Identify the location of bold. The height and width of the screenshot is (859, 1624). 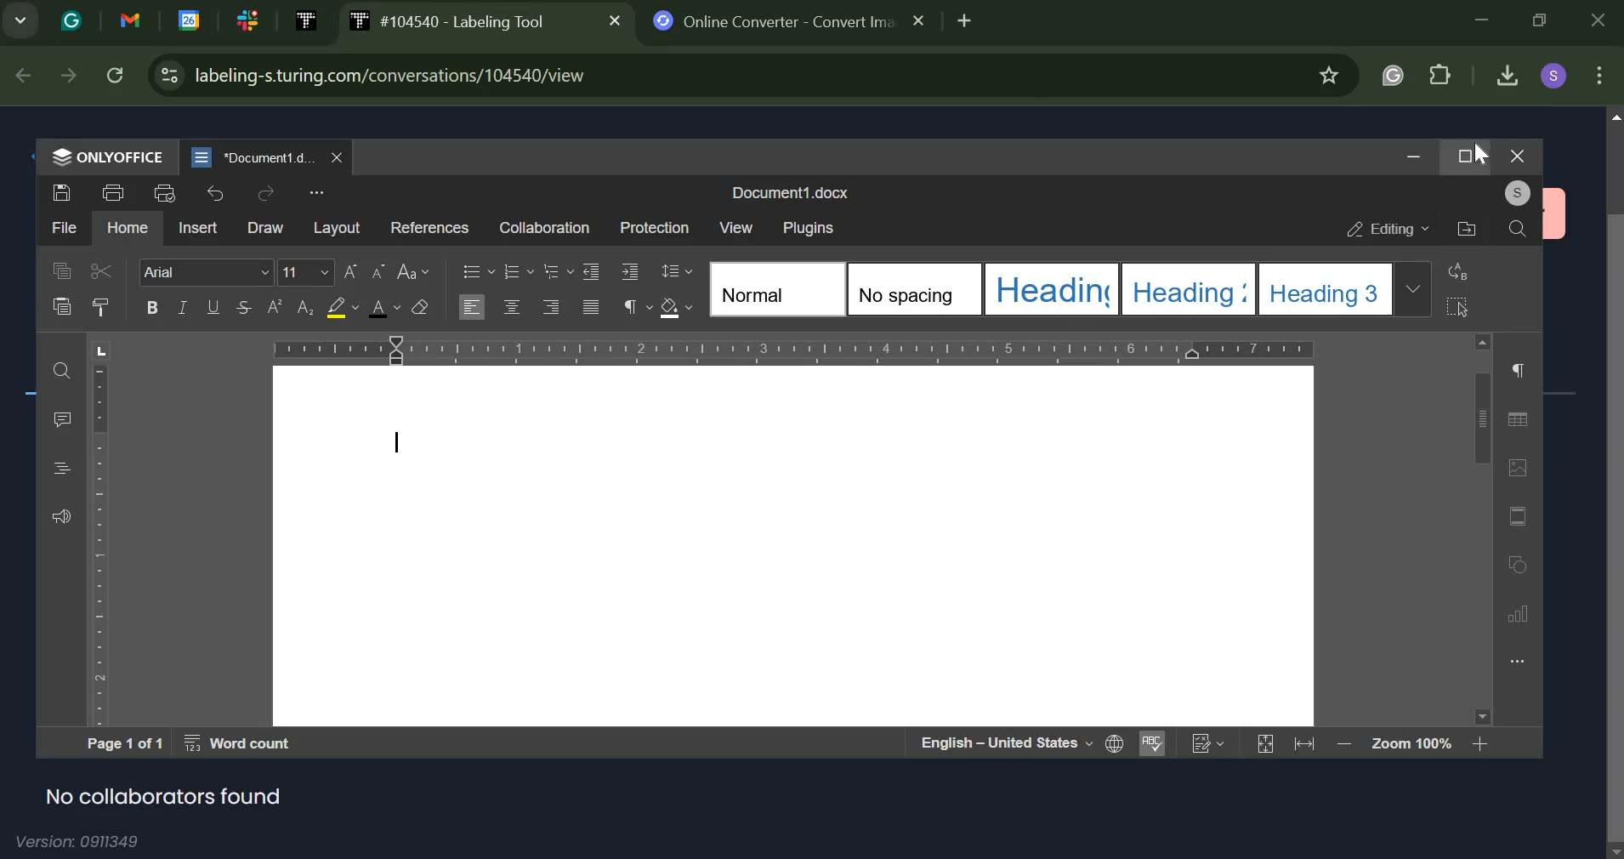
(151, 307).